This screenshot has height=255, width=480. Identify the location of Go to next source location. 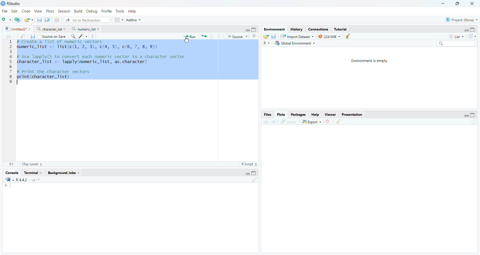
(13, 36).